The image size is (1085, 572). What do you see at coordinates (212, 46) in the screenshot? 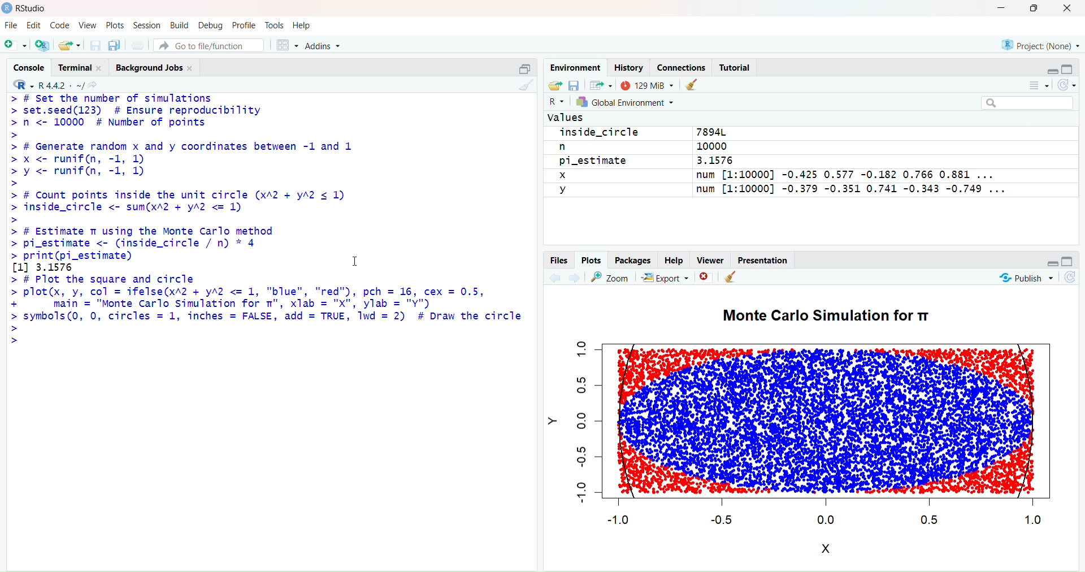
I see `Go to file/function` at bounding box center [212, 46].